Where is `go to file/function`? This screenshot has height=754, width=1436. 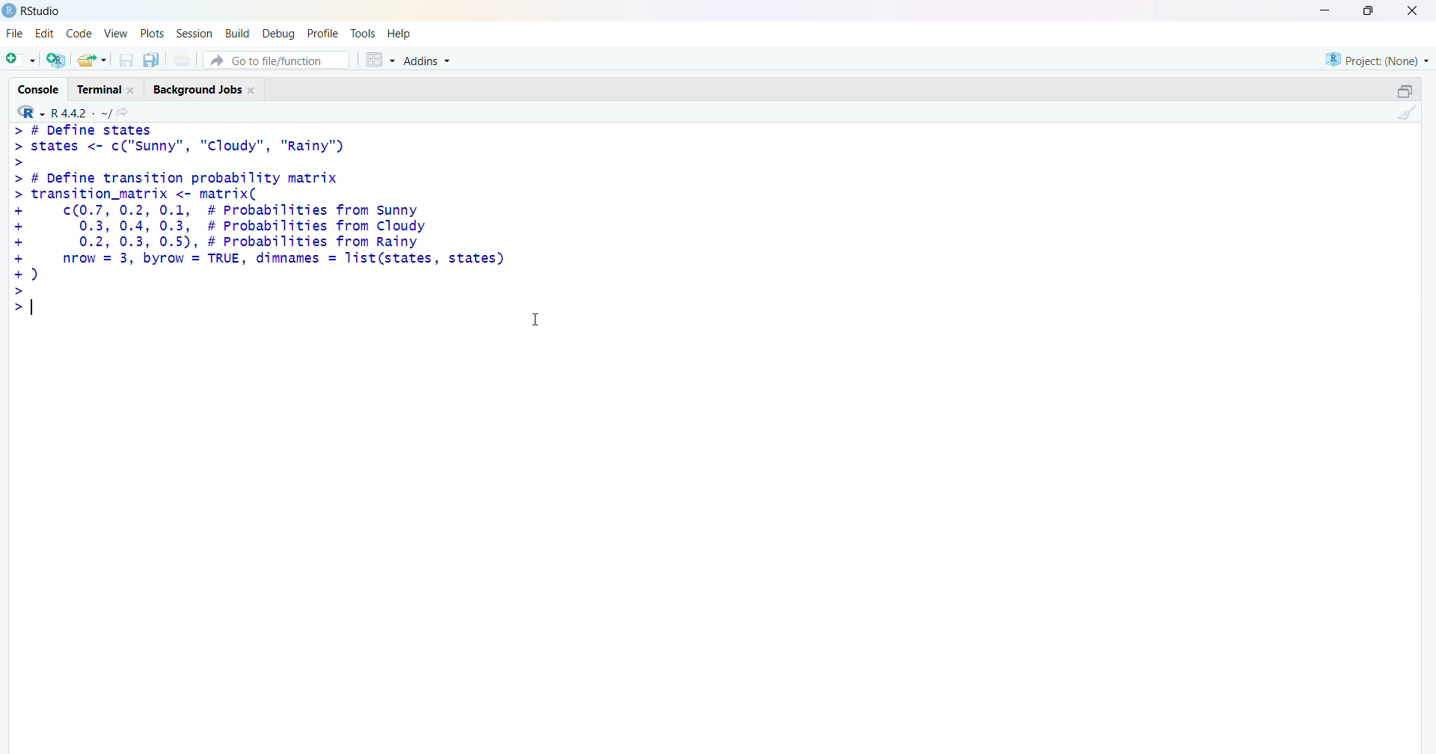 go to file/function is located at coordinates (275, 61).